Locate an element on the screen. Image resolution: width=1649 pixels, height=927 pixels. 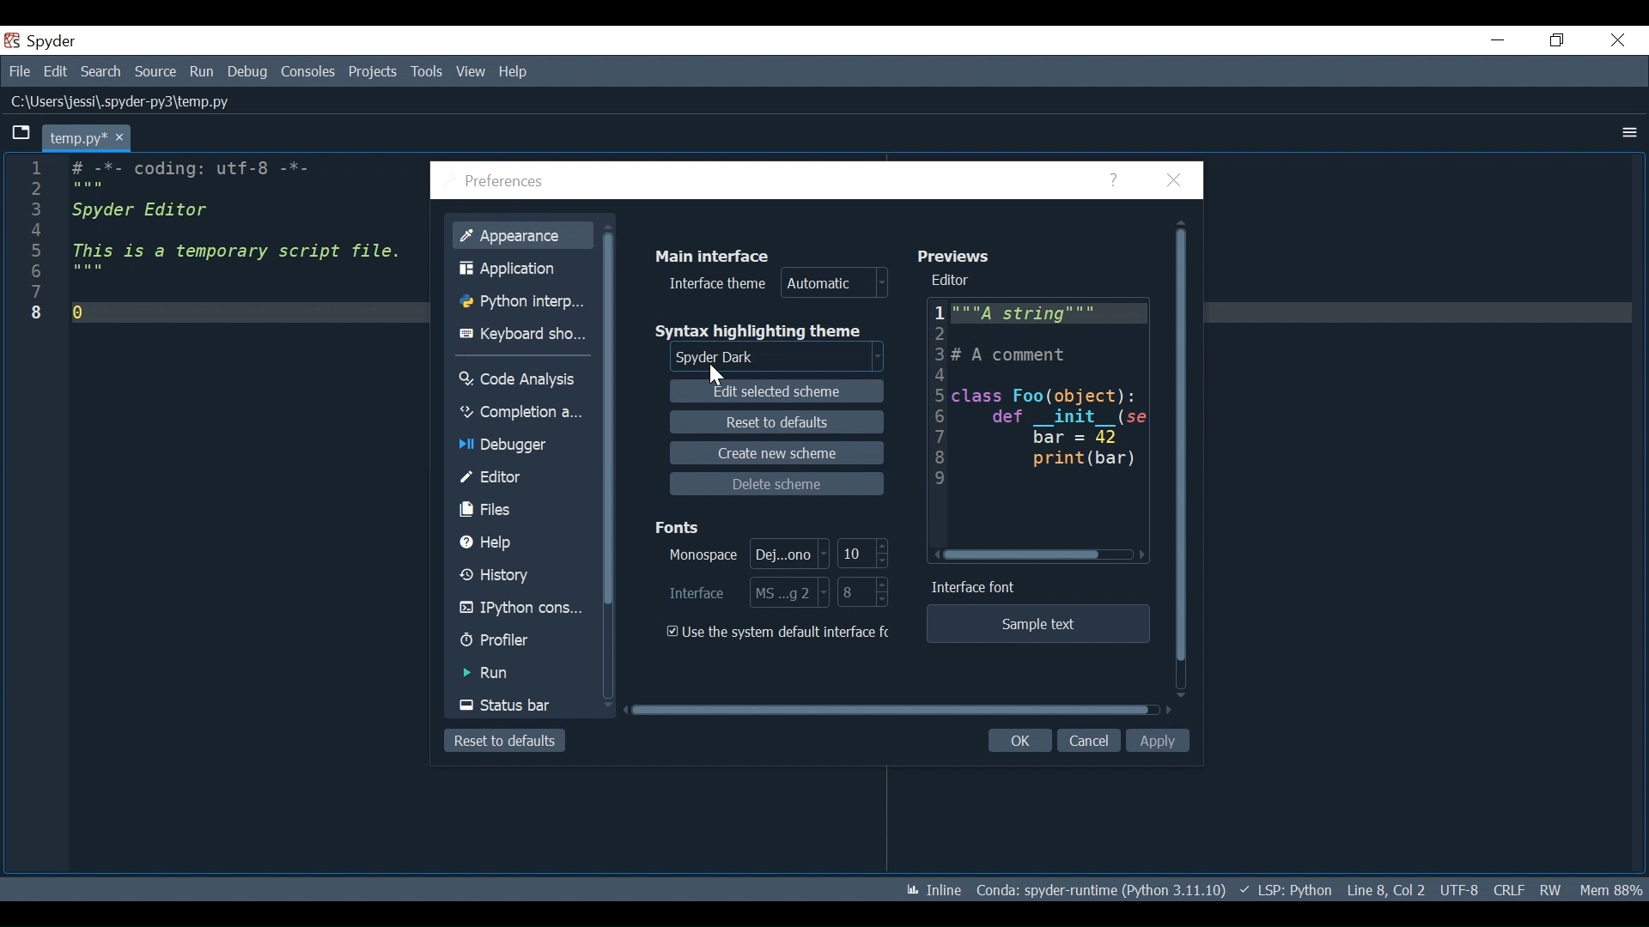
Spyder Desktop Icon is located at coordinates (45, 42).